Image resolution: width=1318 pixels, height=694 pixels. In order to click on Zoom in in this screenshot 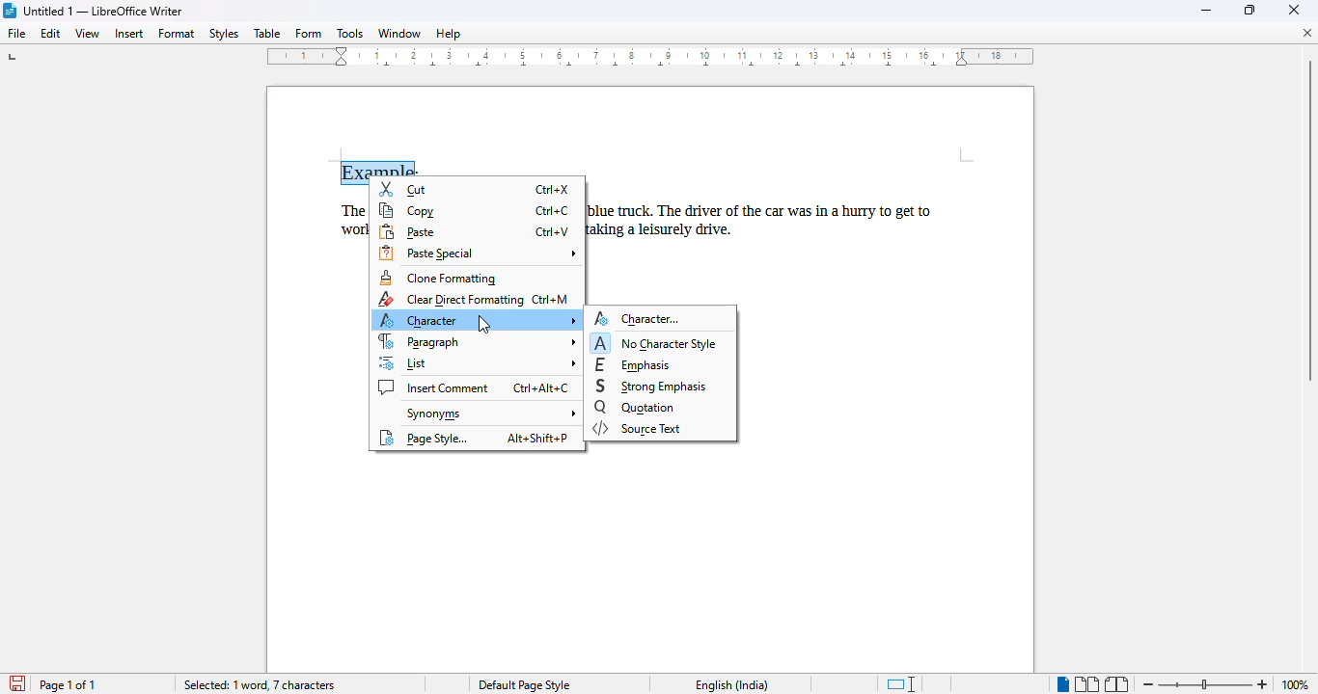, I will do `click(1264, 681)`.